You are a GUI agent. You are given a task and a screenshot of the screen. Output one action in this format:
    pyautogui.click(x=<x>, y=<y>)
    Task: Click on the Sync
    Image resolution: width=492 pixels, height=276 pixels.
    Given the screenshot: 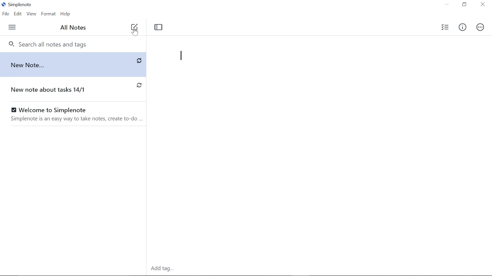 What is the action you would take?
    pyautogui.click(x=139, y=61)
    